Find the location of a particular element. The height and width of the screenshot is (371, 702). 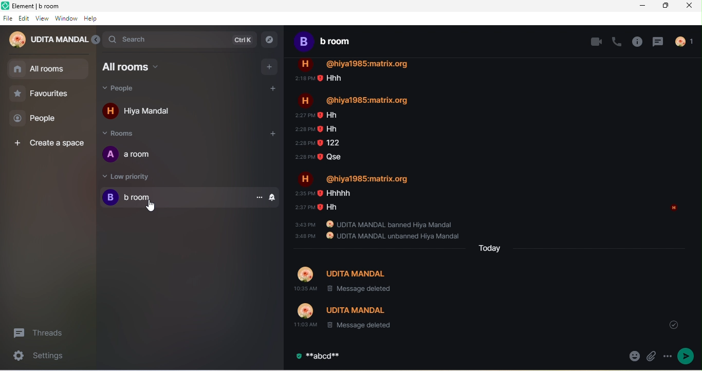

edit is located at coordinates (24, 20).